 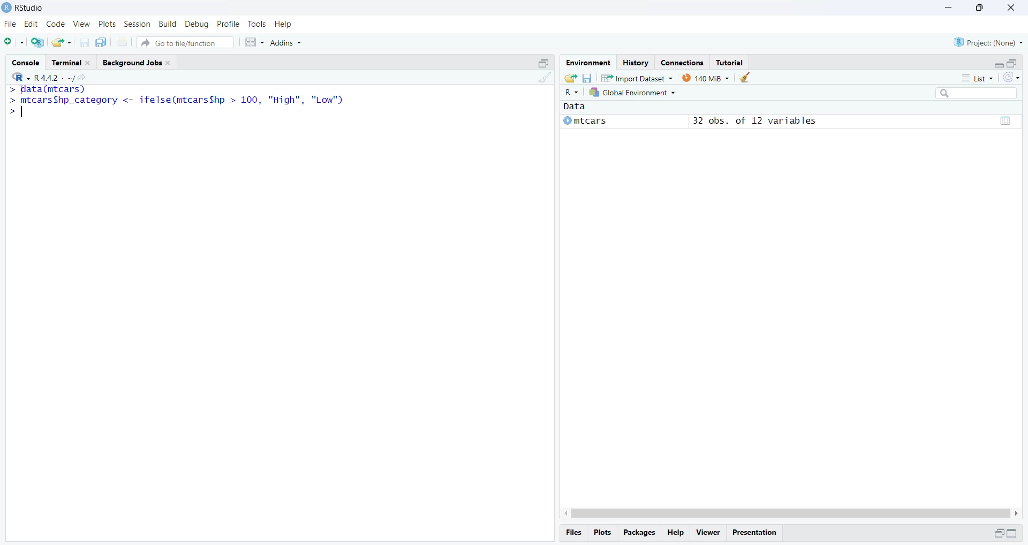 What do you see at coordinates (731, 62) in the screenshot?
I see `Tutorial` at bounding box center [731, 62].